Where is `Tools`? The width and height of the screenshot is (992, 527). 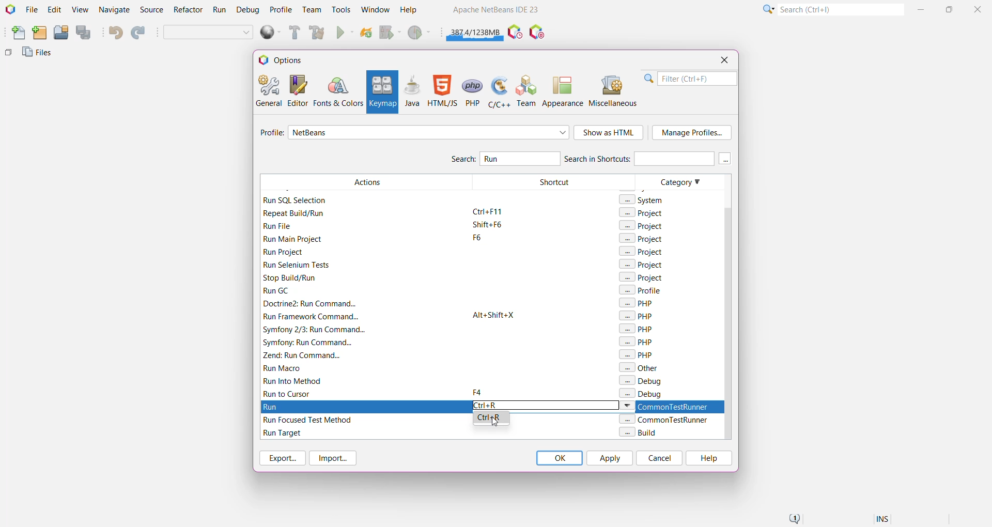
Tools is located at coordinates (342, 9).